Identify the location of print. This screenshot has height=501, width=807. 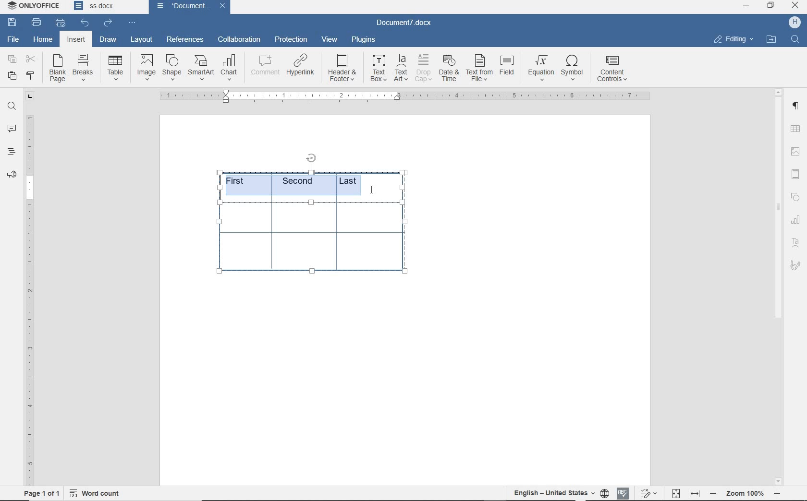
(37, 22).